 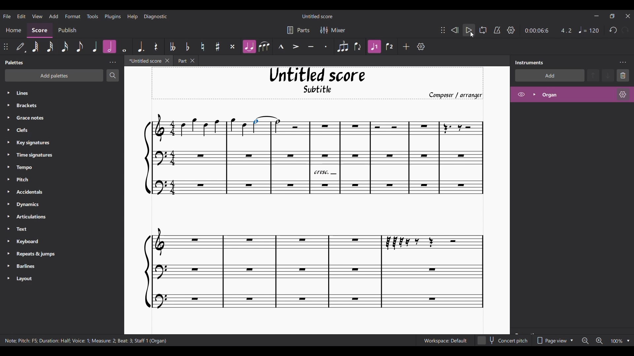 What do you see at coordinates (37, 16) in the screenshot?
I see `View menu` at bounding box center [37, 16].